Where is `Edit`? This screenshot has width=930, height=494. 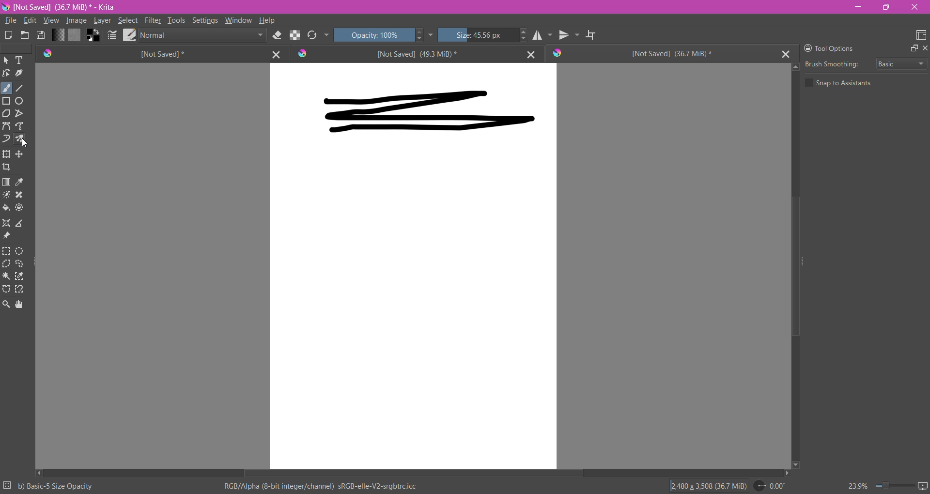
Edit is located at coordinates (30, 20).